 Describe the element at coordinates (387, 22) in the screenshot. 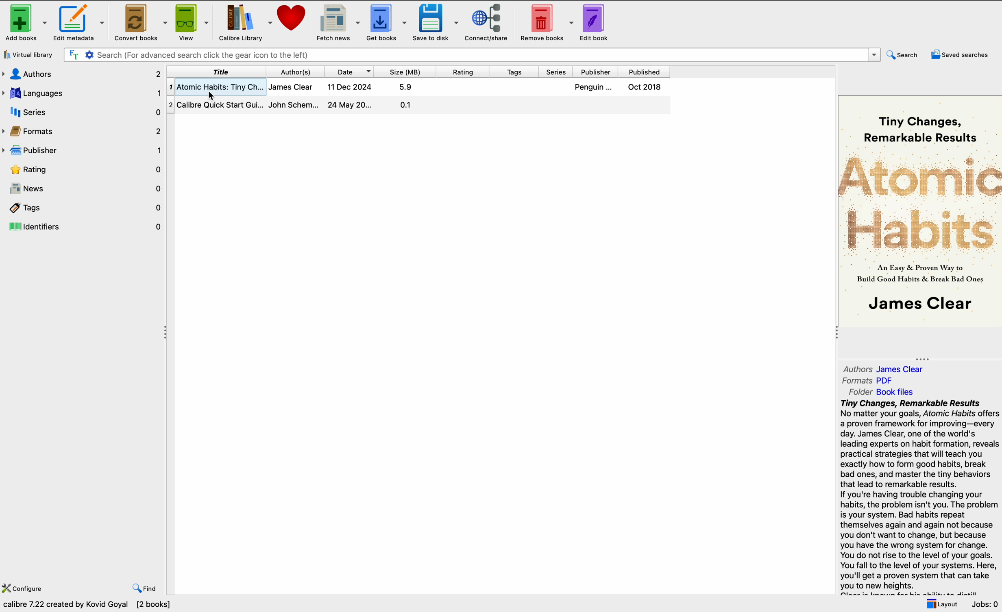

I see `get books` at that location.